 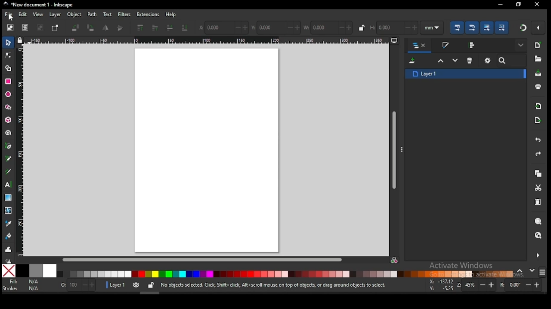 I want to click on open export, so click(x=537, y=120).